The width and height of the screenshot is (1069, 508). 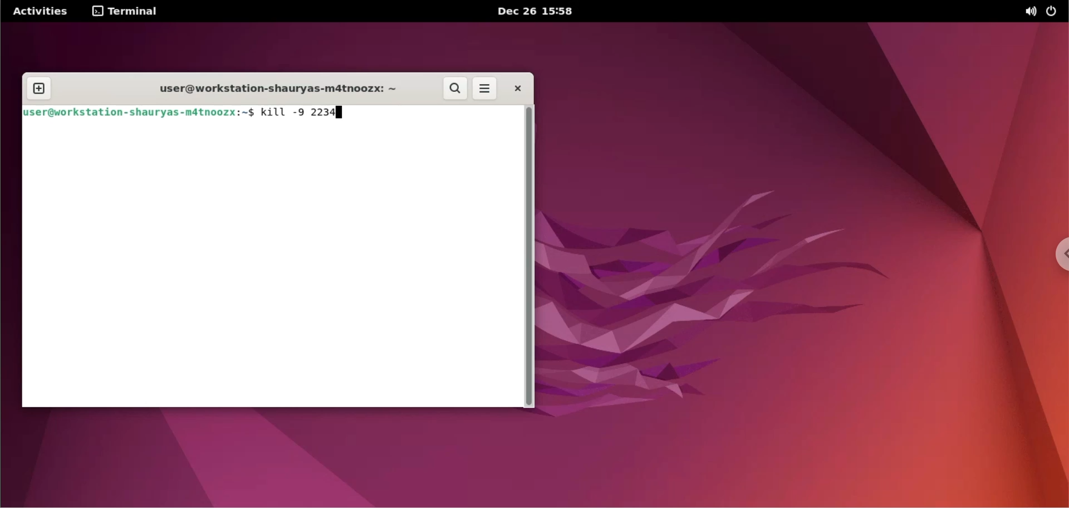 What do you see at coordinates (269, 264) in the screenshot?
I see `Command input` at bounding box center [269, 264].